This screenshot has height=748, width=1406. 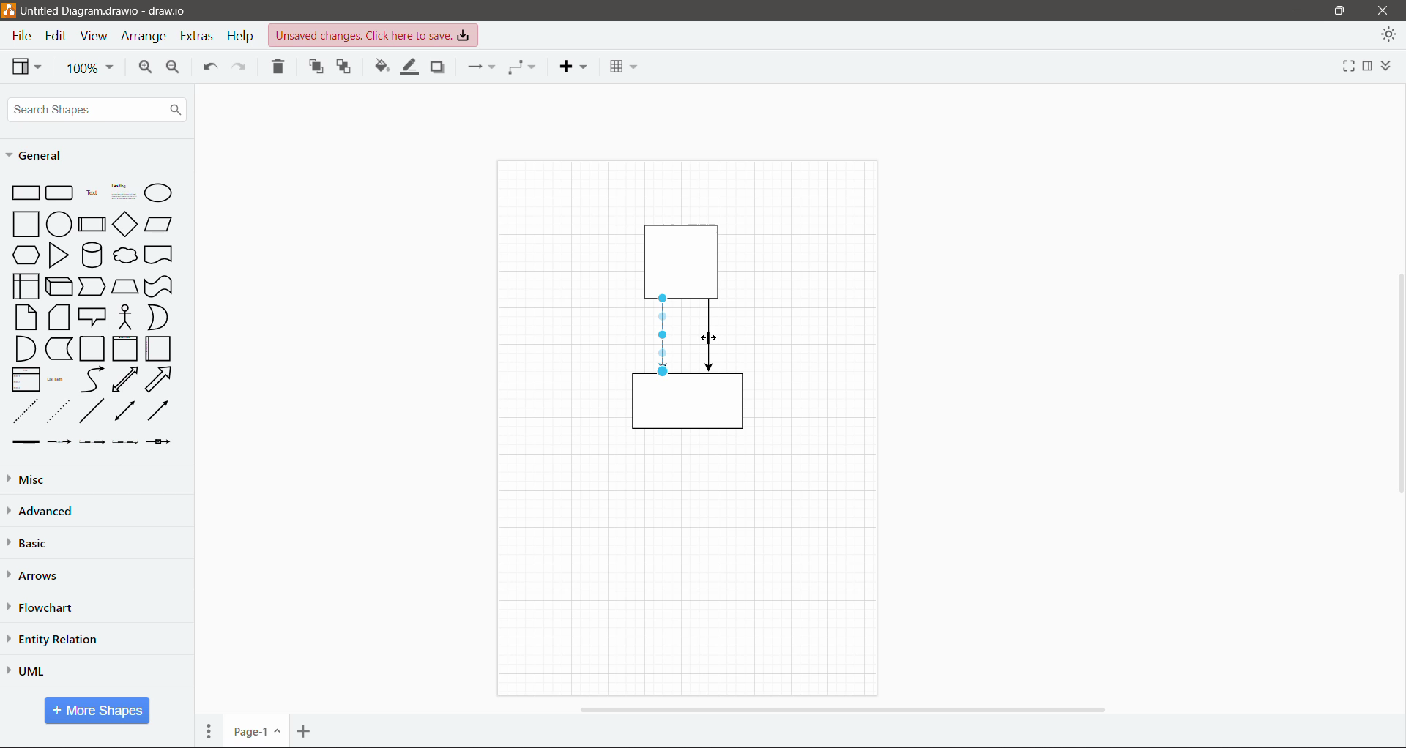 What do you see at coordinates (92, 222) in the screenshot?
I see `Process` at bounding box center [92, 222].